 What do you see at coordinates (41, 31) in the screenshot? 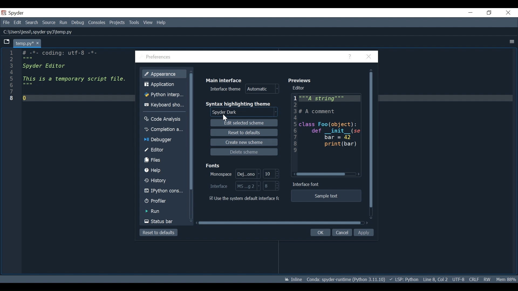
I see `File Path` at bounding box center [41, 31].